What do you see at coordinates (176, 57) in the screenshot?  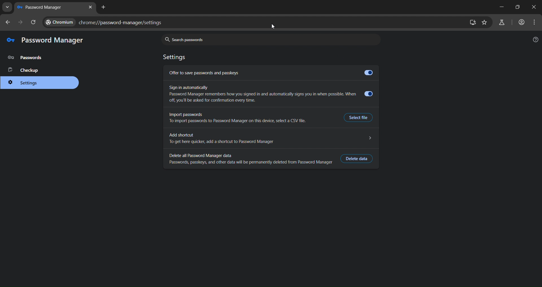 I see `settings` at bounding box center [176, 57].